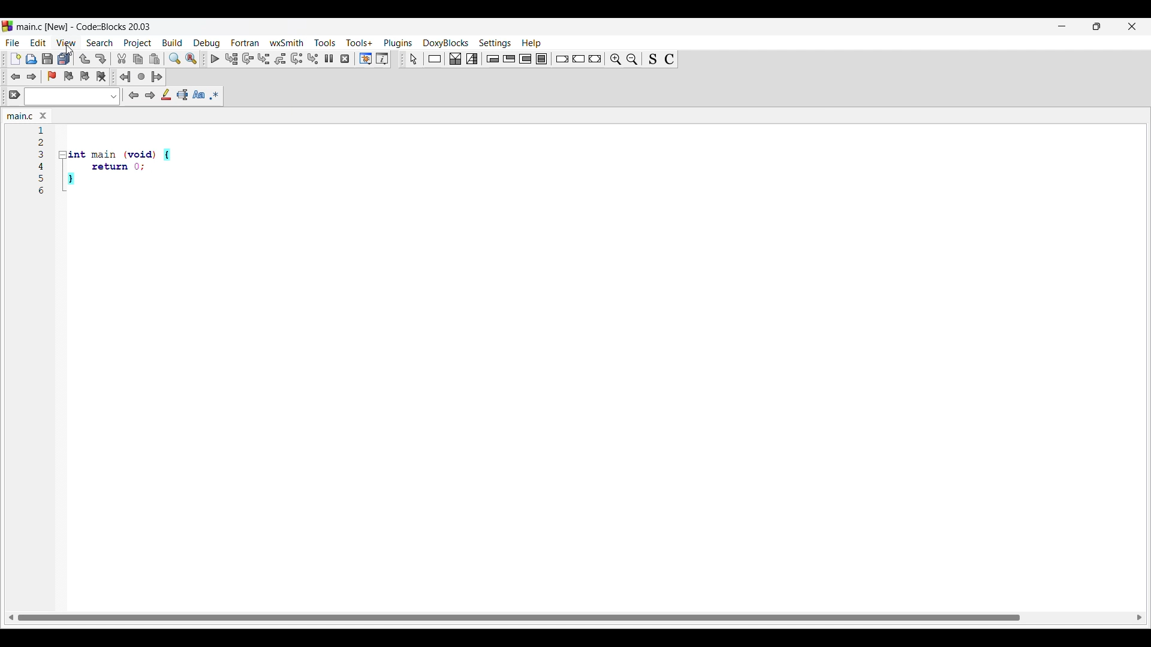 The height and width of the screenshot is (647, 1151). Describe the element at coordinates (126, 77) in the screenshot. I see `Jump back` at that location.